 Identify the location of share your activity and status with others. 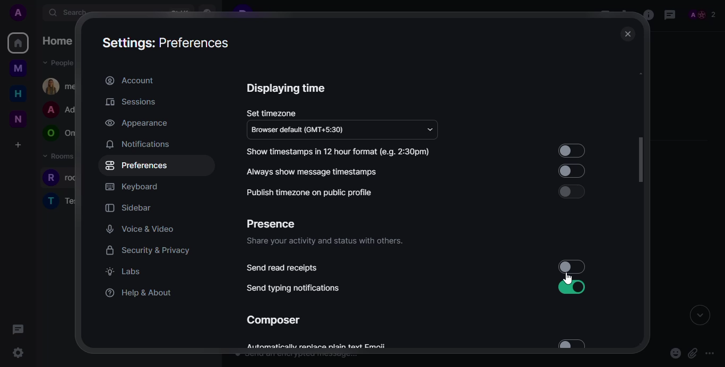
(324, 241).